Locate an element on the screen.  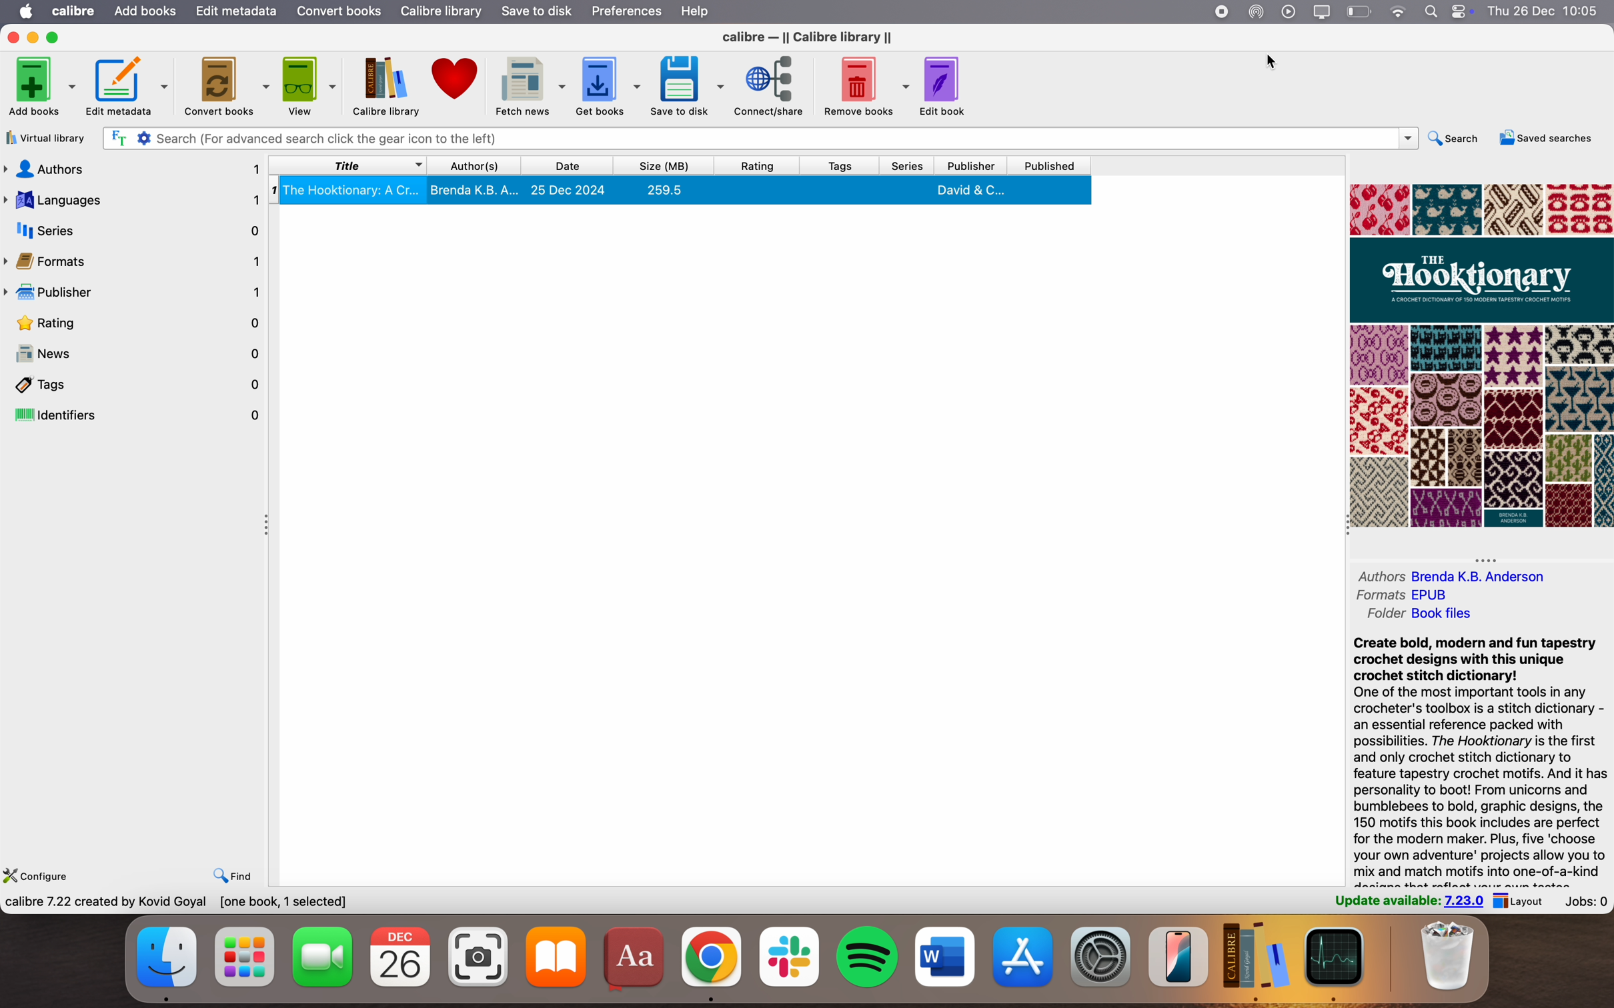
size is located at coordinates (658, 165).